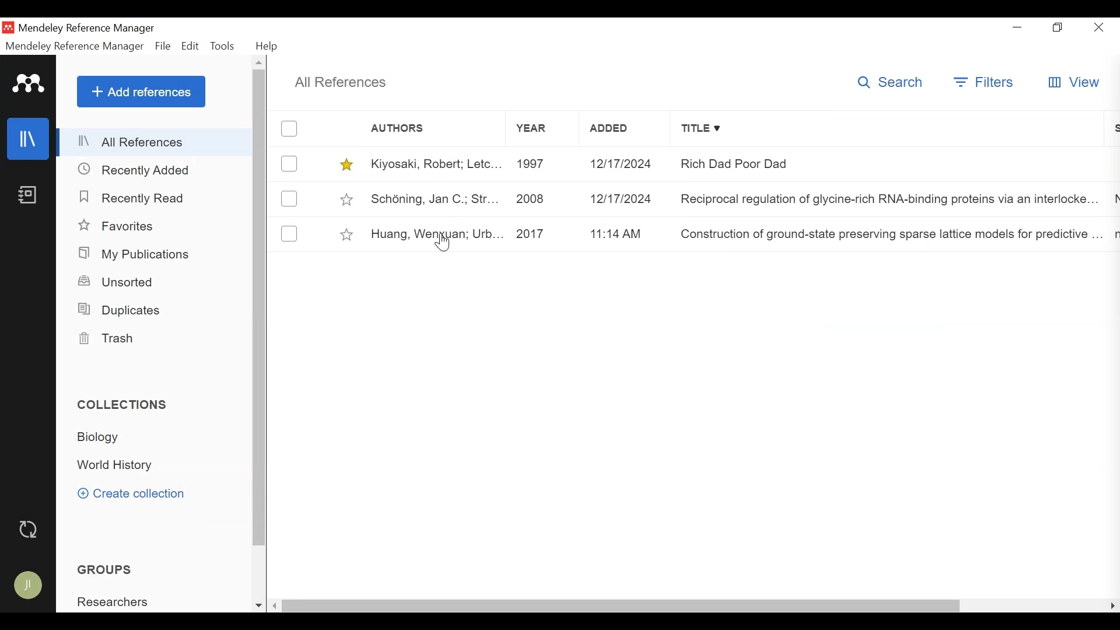 The height and width of the screenshot is (630, 1120). Describe the element at coordinates (290, 198) in the screenshot. I see `(un)select ` at that location.